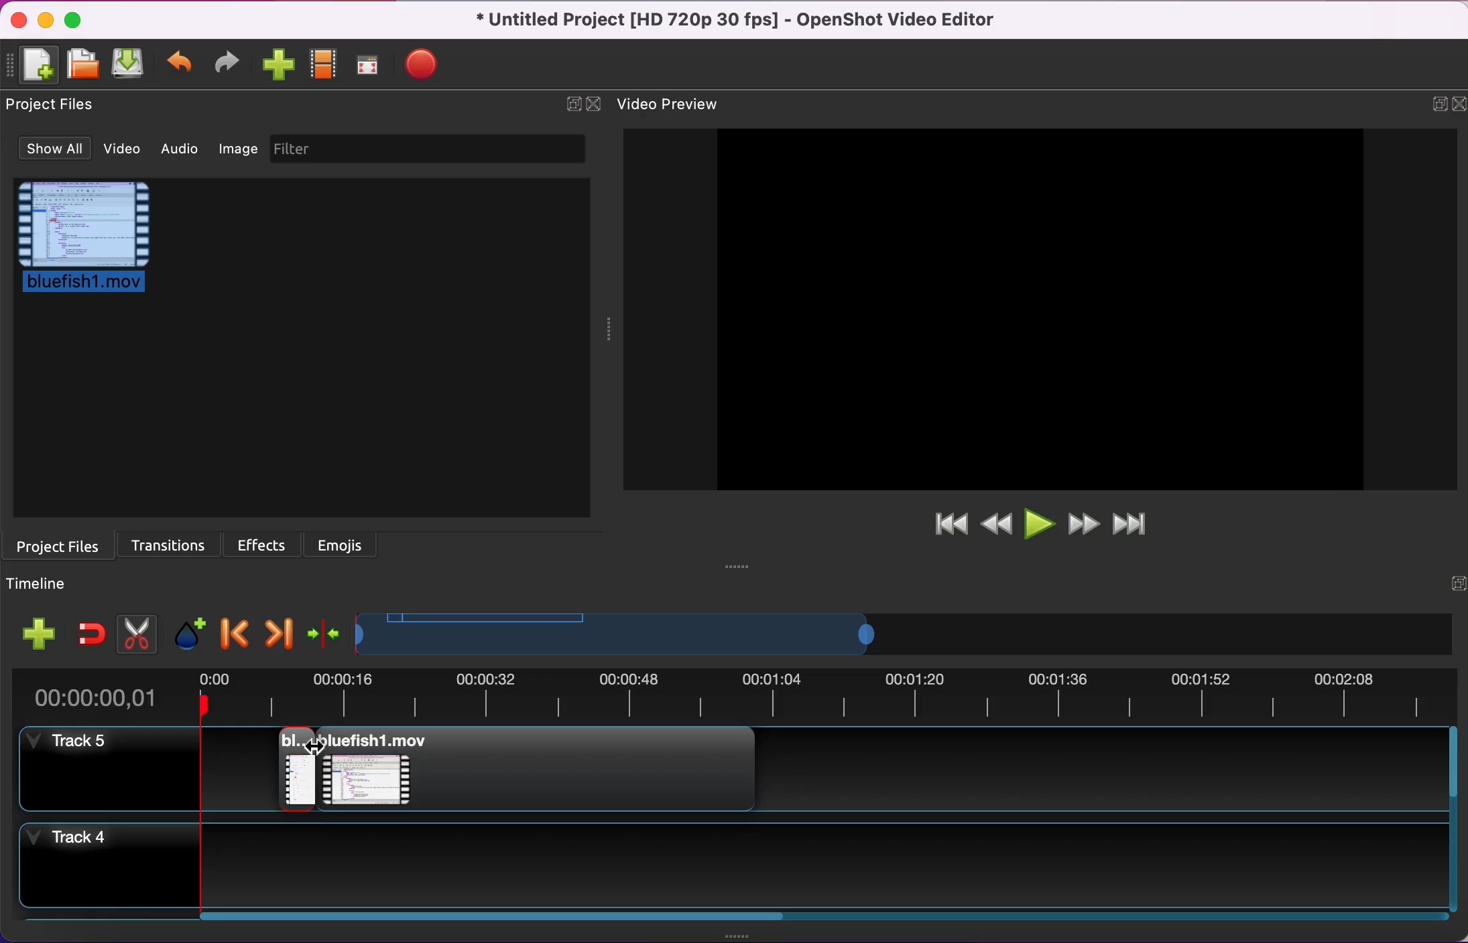  Describe the element at coordinates (89, 628) in the screenshot. I see `enable snapping` at that location.